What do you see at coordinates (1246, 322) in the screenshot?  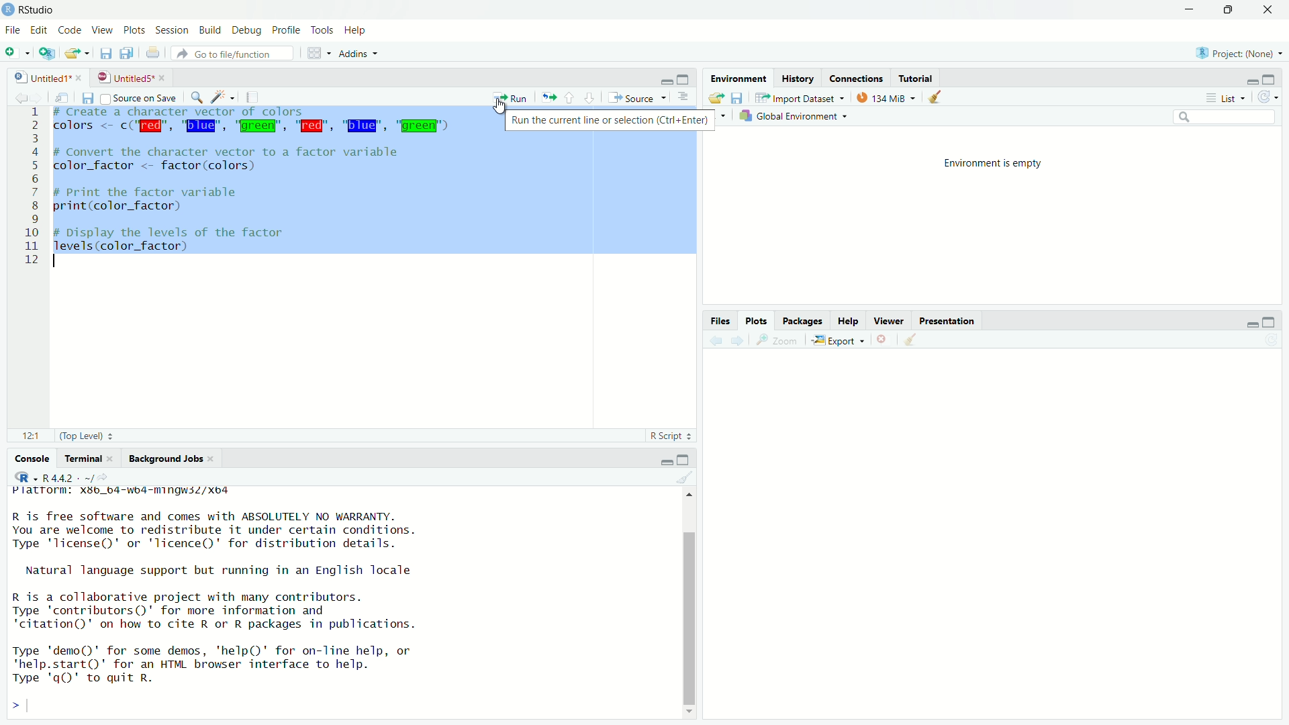 I see `minimize` at bounding box center [1246, 322].